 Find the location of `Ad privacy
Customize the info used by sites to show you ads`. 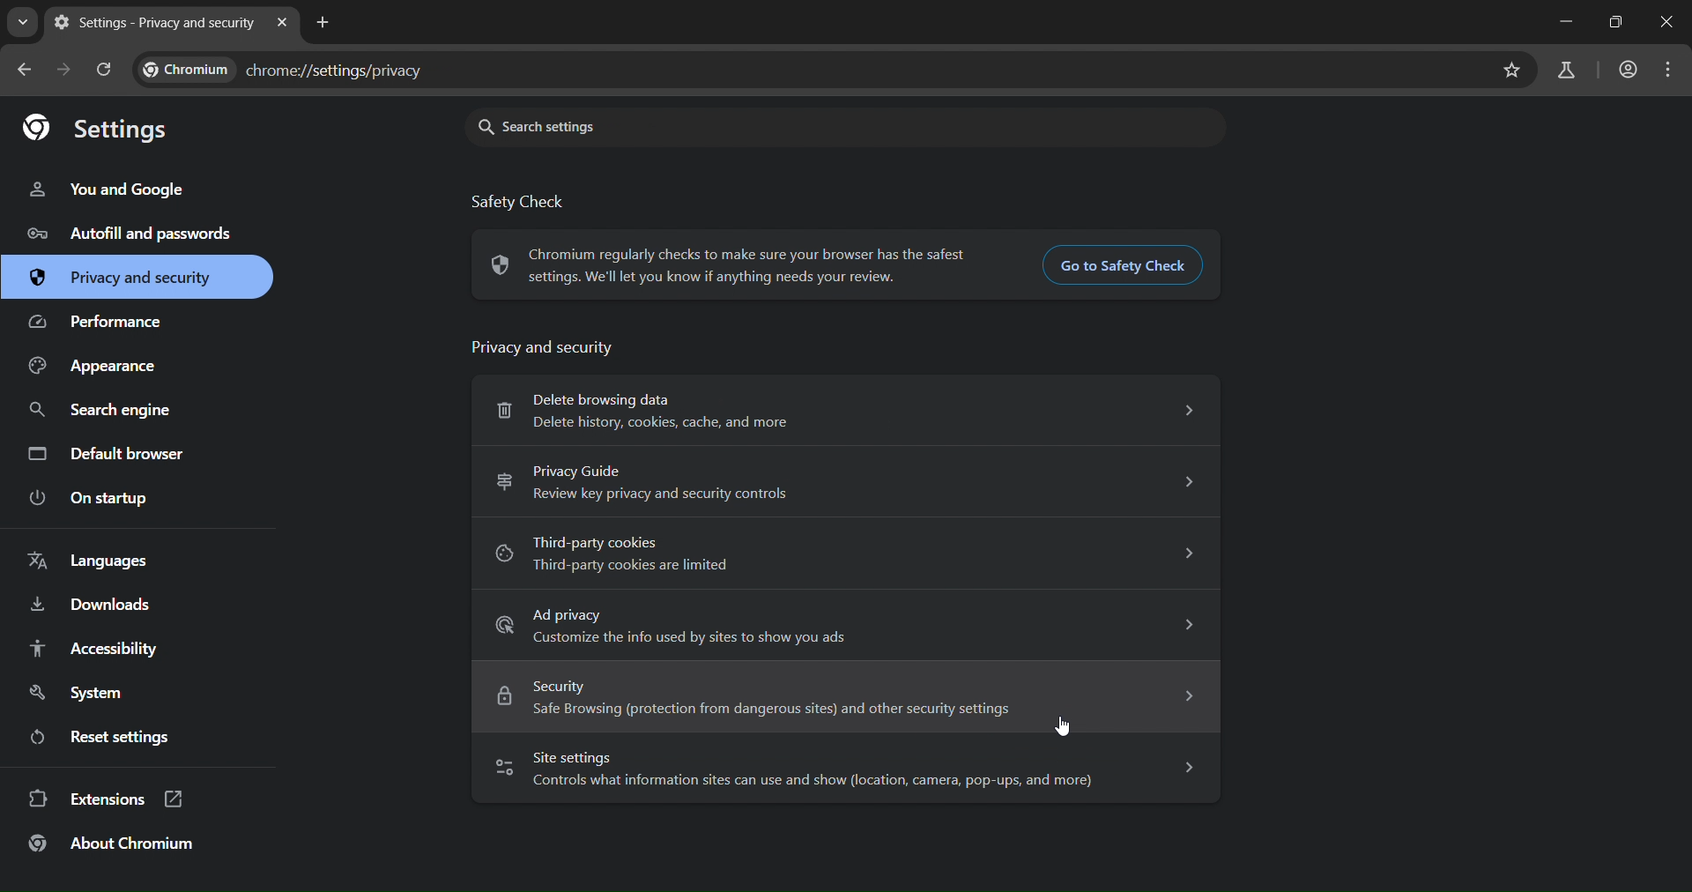

Ad privacy
Customize the info used by sites to show you ads is located at coordinates (848, 625).